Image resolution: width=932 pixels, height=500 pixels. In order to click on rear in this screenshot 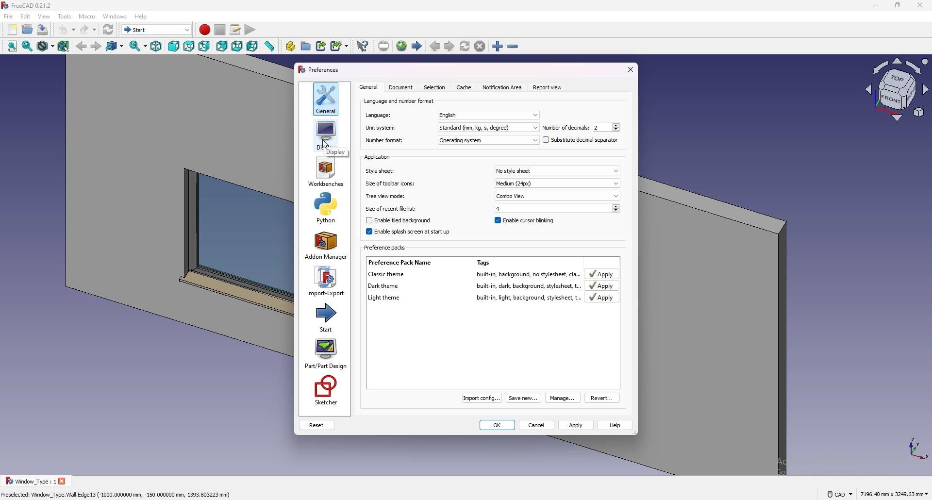, I will do `click(222, 47)`.